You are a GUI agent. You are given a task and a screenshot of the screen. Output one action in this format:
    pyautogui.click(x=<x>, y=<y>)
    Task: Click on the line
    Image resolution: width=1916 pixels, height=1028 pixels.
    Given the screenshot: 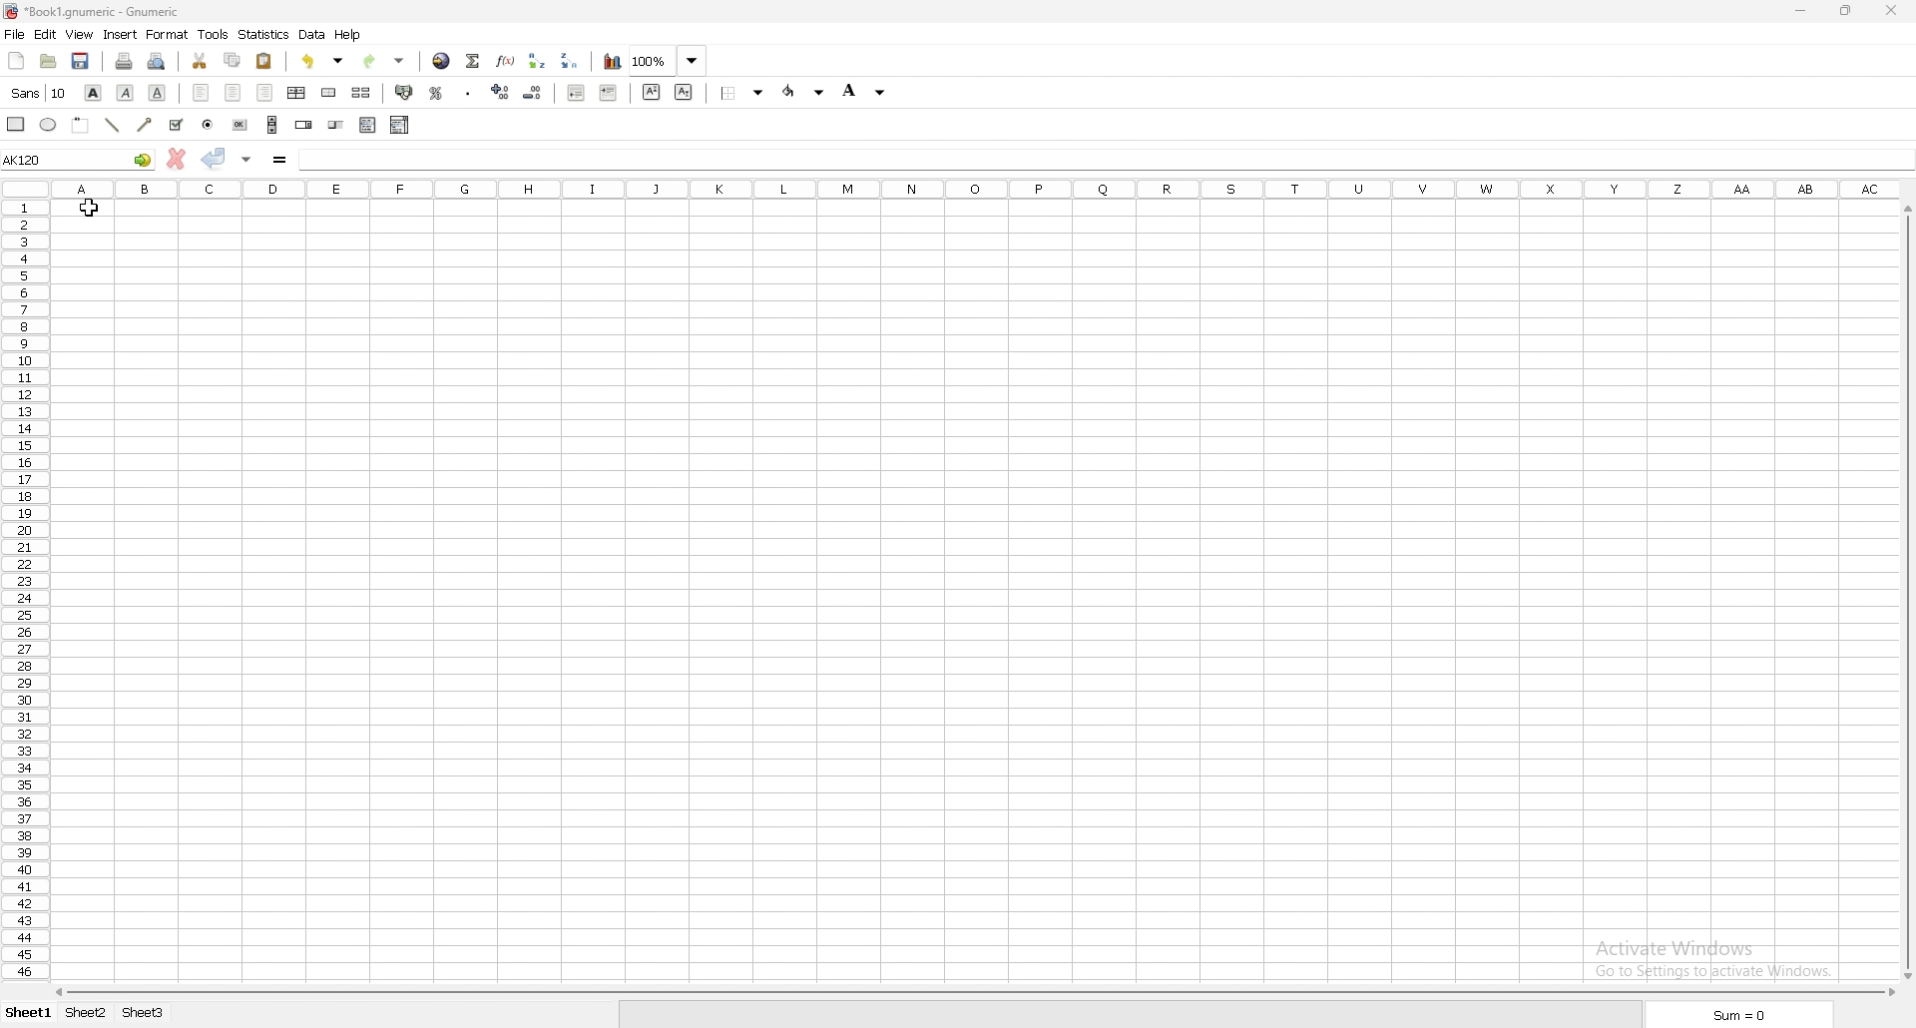 What is the action you would take?
    pyautogui.click(x=114, y=125)
    